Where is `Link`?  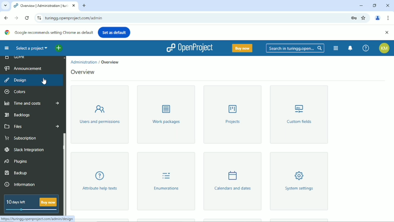 Link is located at coordinates (37, 219).